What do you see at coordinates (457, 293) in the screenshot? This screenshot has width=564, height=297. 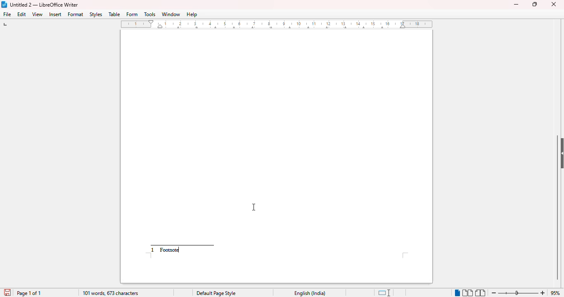 I see `single-page view` at bounding box center [457, 293].